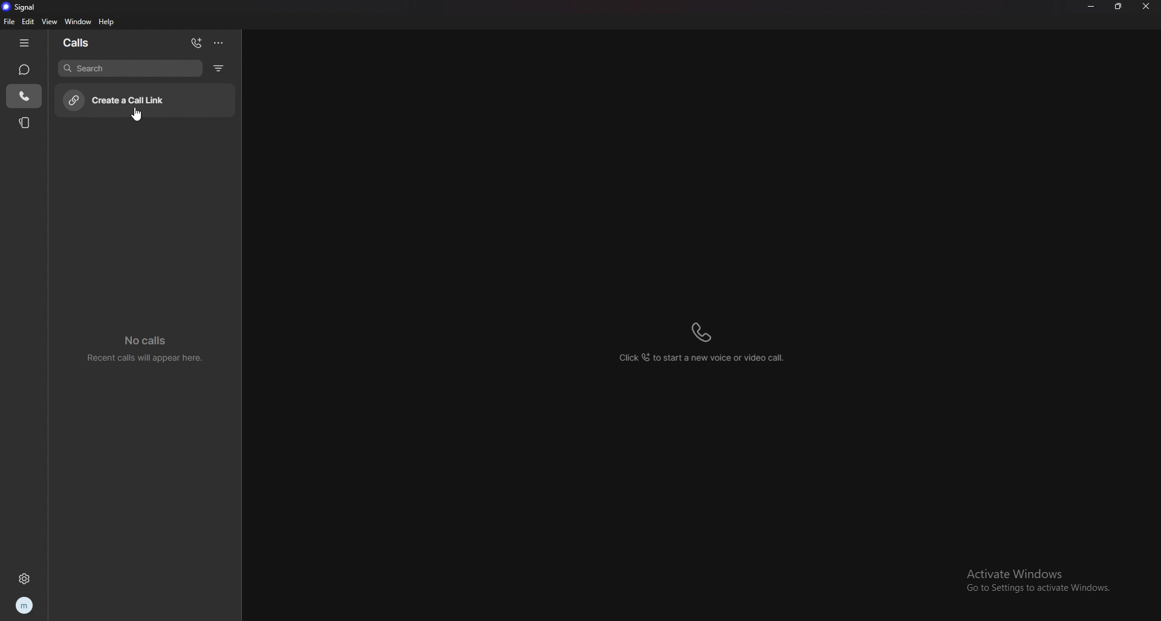 This screenshot has height=621, width=1161. What do you see at coordinates (24, 578) in the screenshot?
I see `settings` at bounding box center [24, 578].